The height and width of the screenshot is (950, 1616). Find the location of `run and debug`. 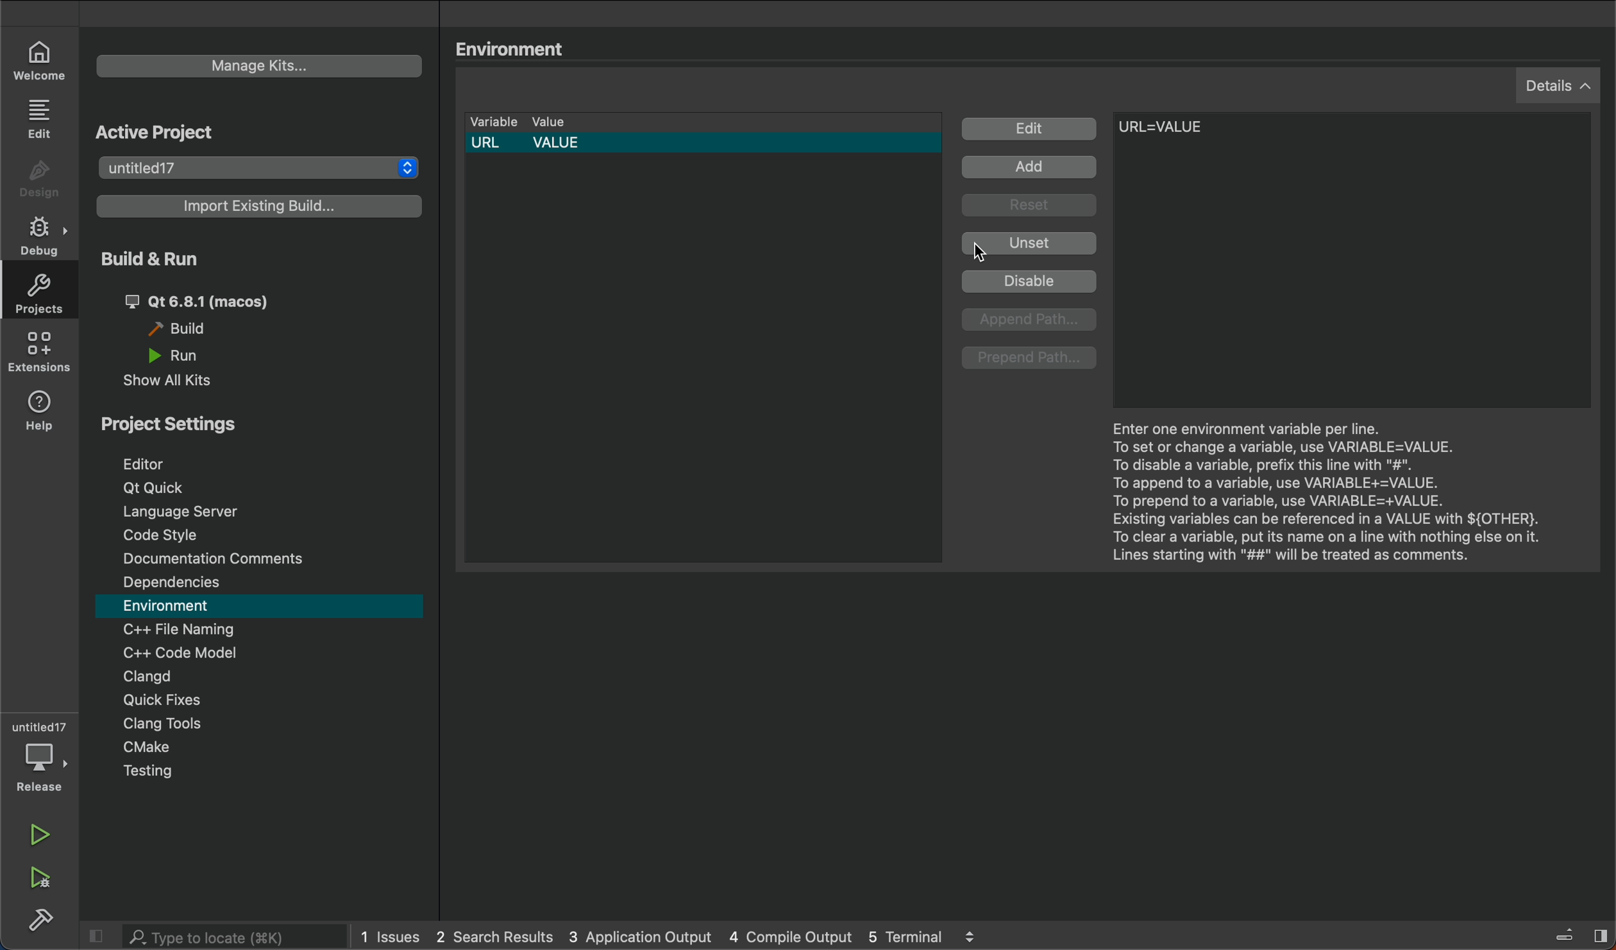

run and debug is located at coordinates (50, 879).